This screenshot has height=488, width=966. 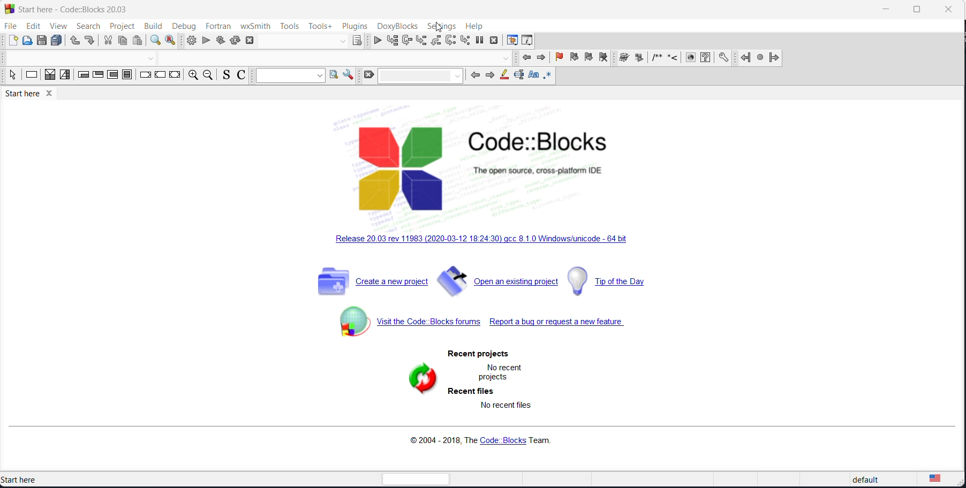 What do you see at coordinates (357, 40) in the screenshot?
I see `target dialog` at bounding box center [357, 40].